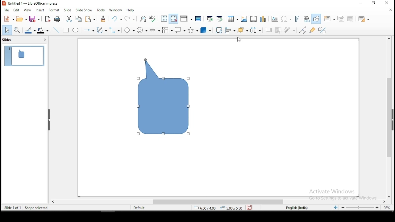 The height and width of the screenshot is (222, 395). What do you see at coordinates (313, 30) in the screenshot?
I see `show gluepoint functions` at bounding box center [313, 30].